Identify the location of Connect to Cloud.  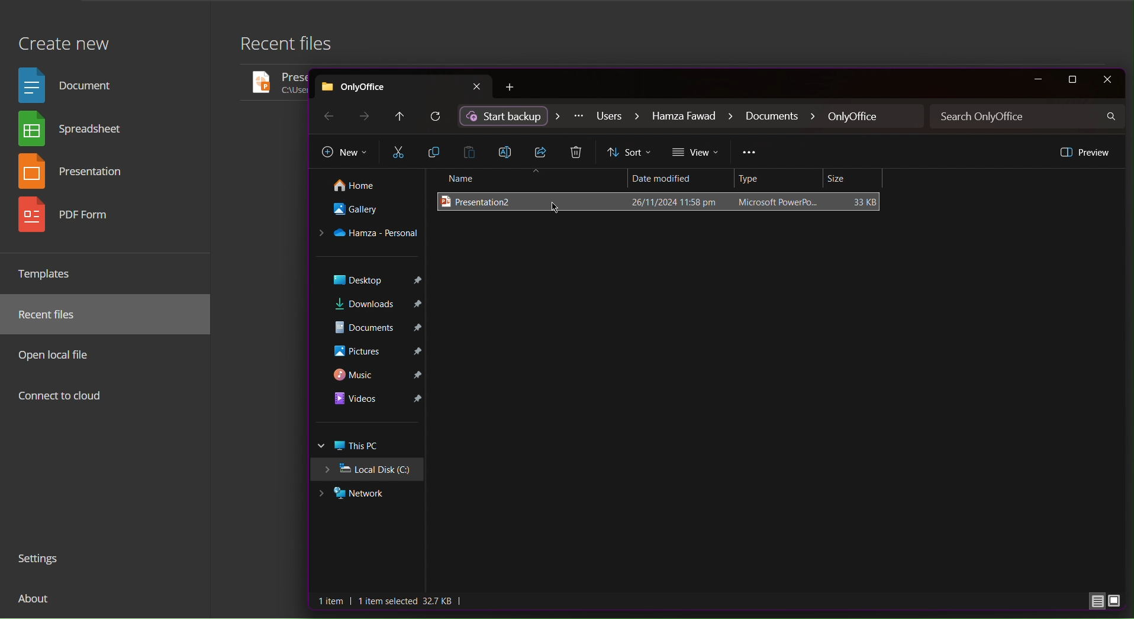
(61, 397).